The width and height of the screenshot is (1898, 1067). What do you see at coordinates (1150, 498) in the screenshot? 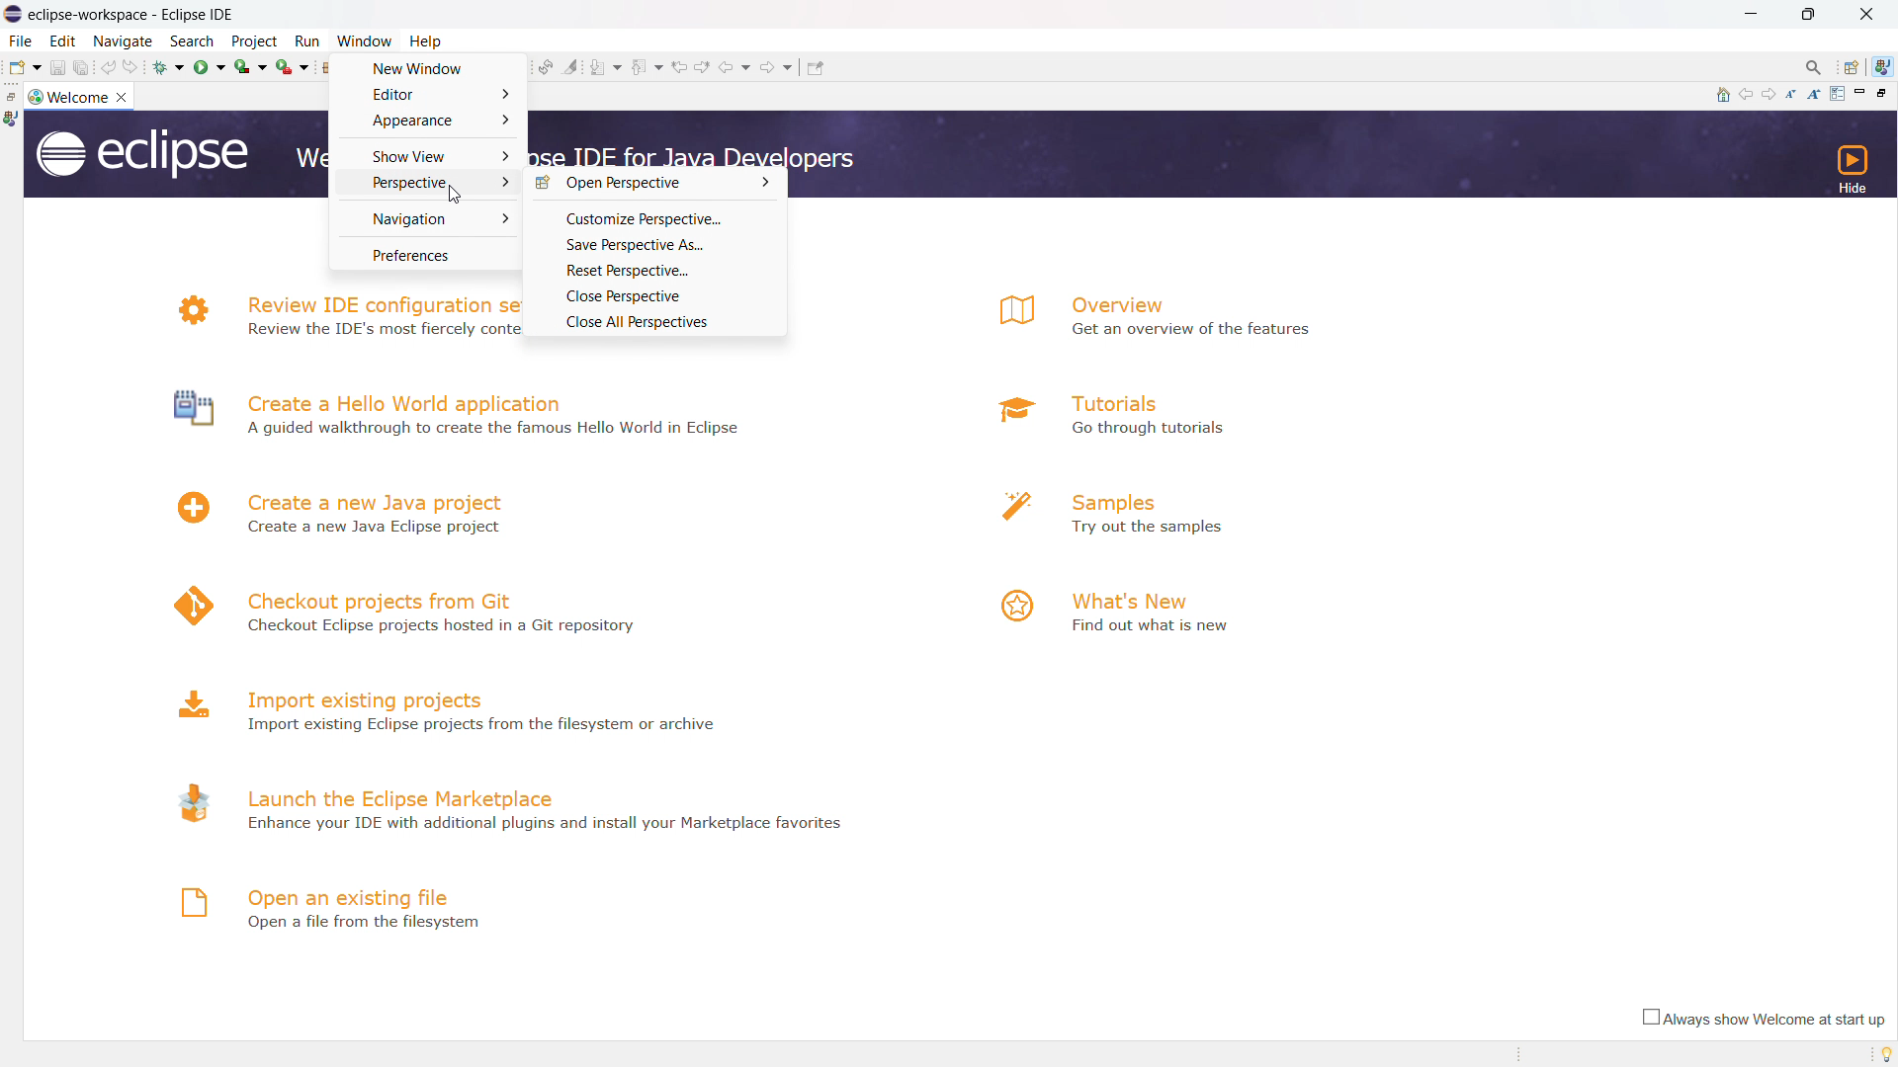
I see `samples` at bounding box center [1150, 498].